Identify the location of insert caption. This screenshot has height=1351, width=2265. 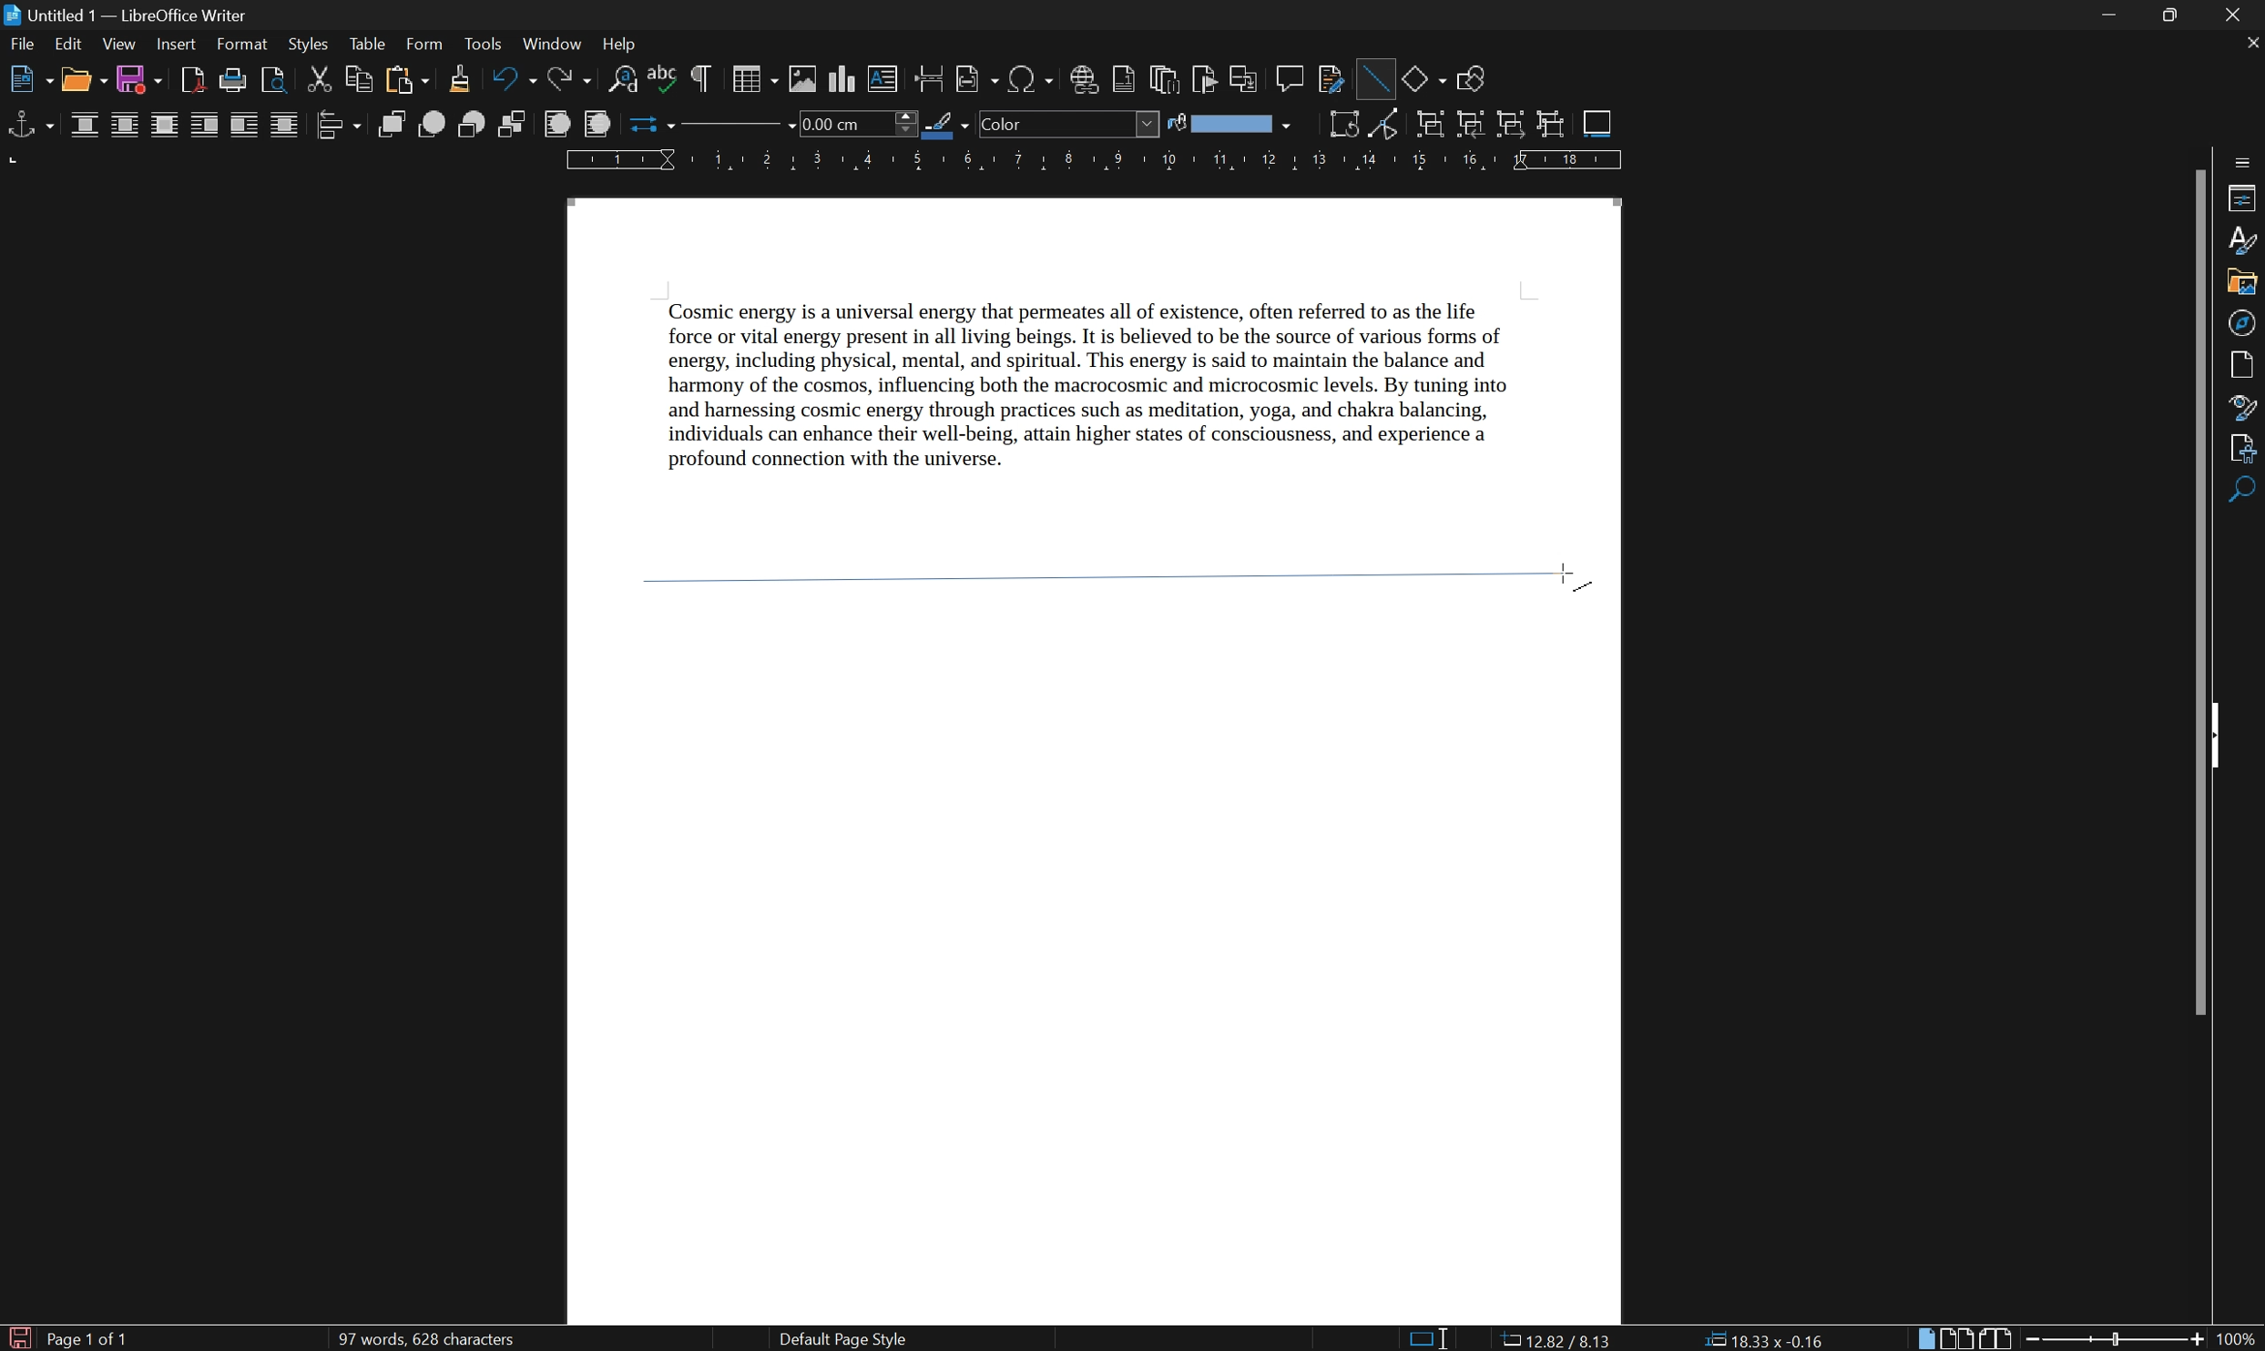
(1597, 122).